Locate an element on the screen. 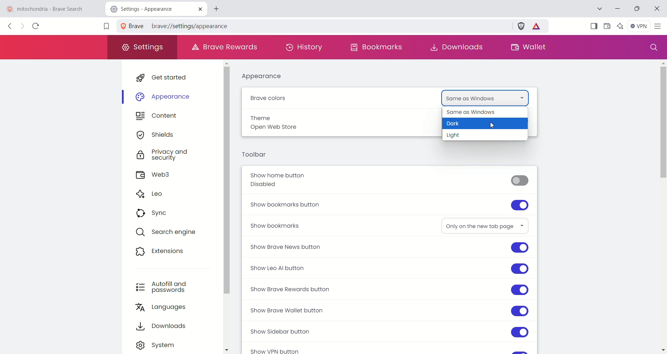 This screenshot has height=354, width=667. leo AI is located at coordinates (620, 25).